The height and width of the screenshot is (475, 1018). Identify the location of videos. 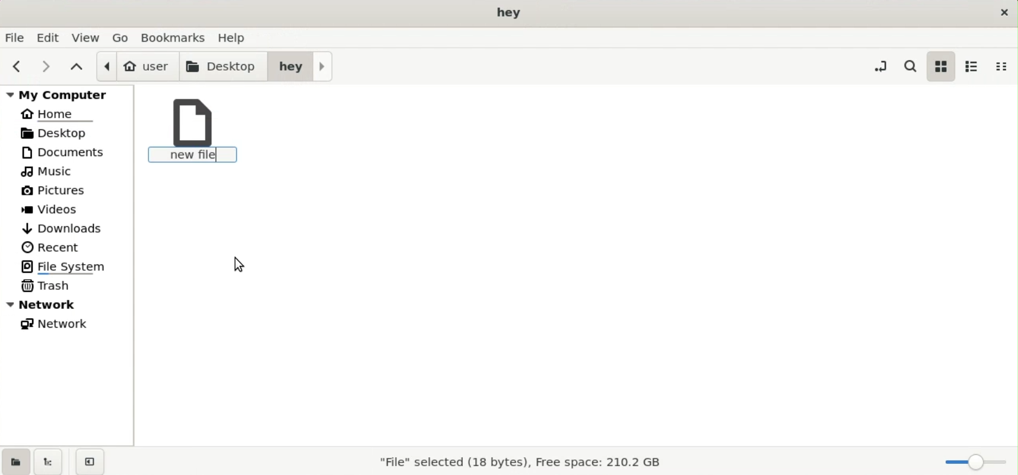
(54, 211).